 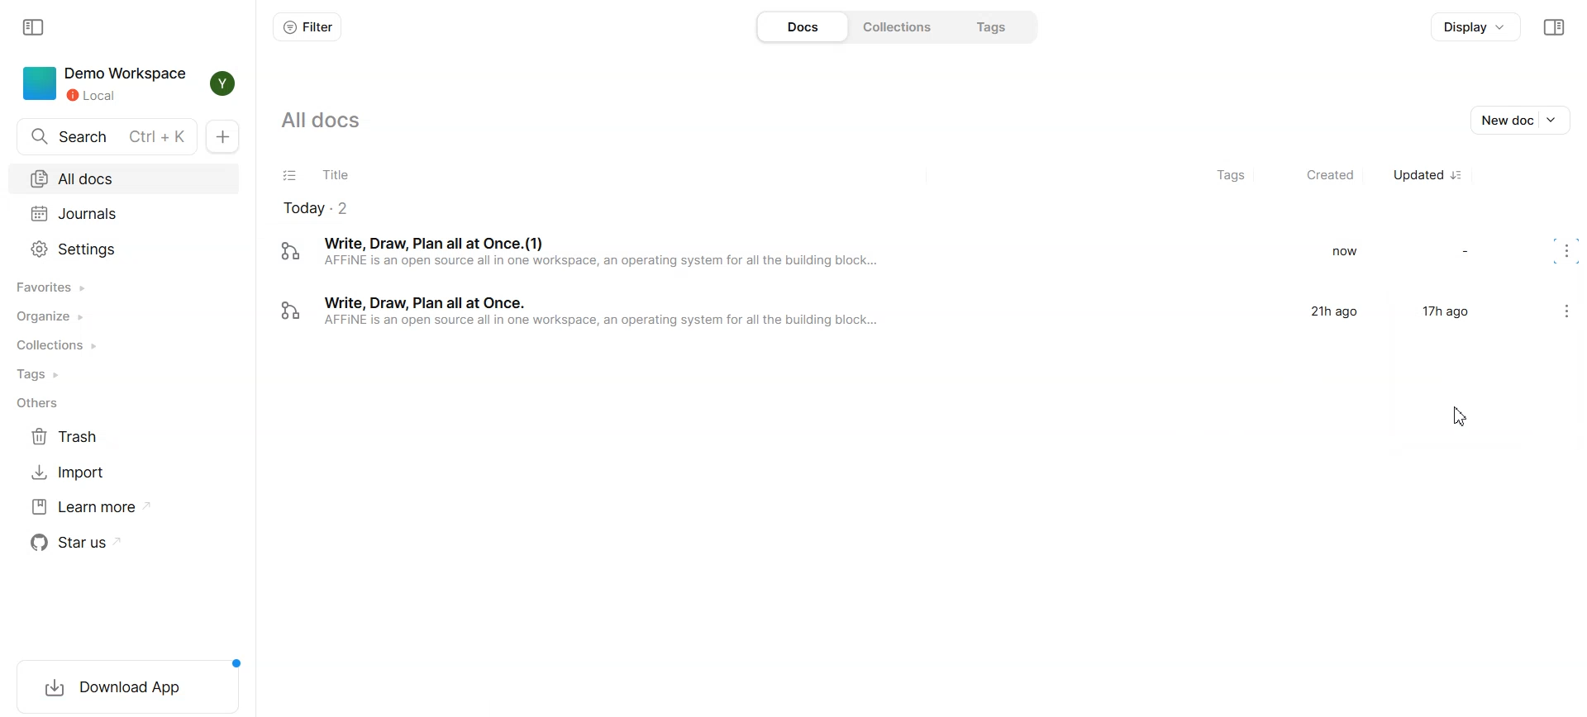 I want to click on Collapse sidebar, so click(x=1553, y=27).